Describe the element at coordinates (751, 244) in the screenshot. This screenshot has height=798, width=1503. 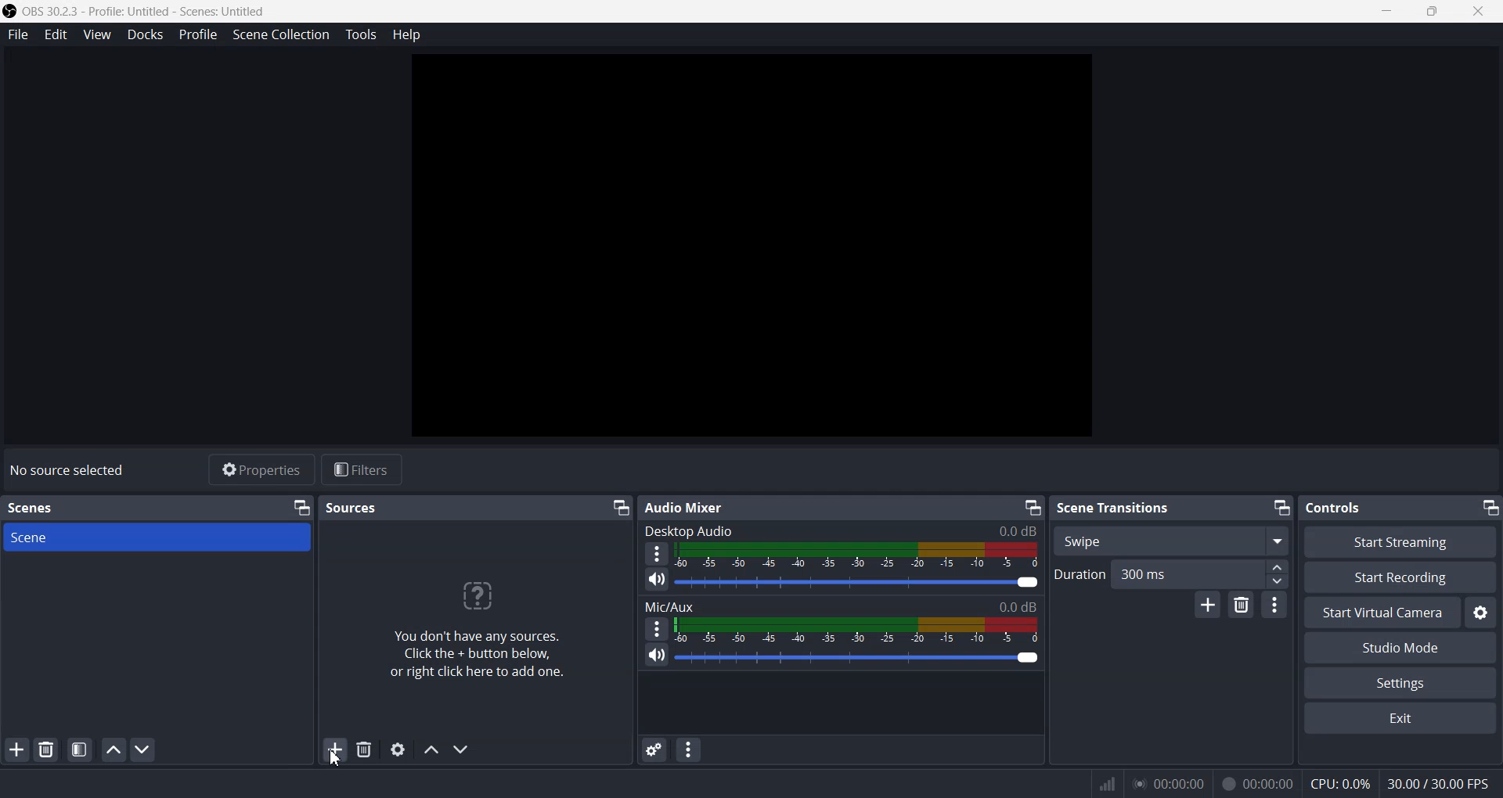
I see `Preview windoe` at that location.